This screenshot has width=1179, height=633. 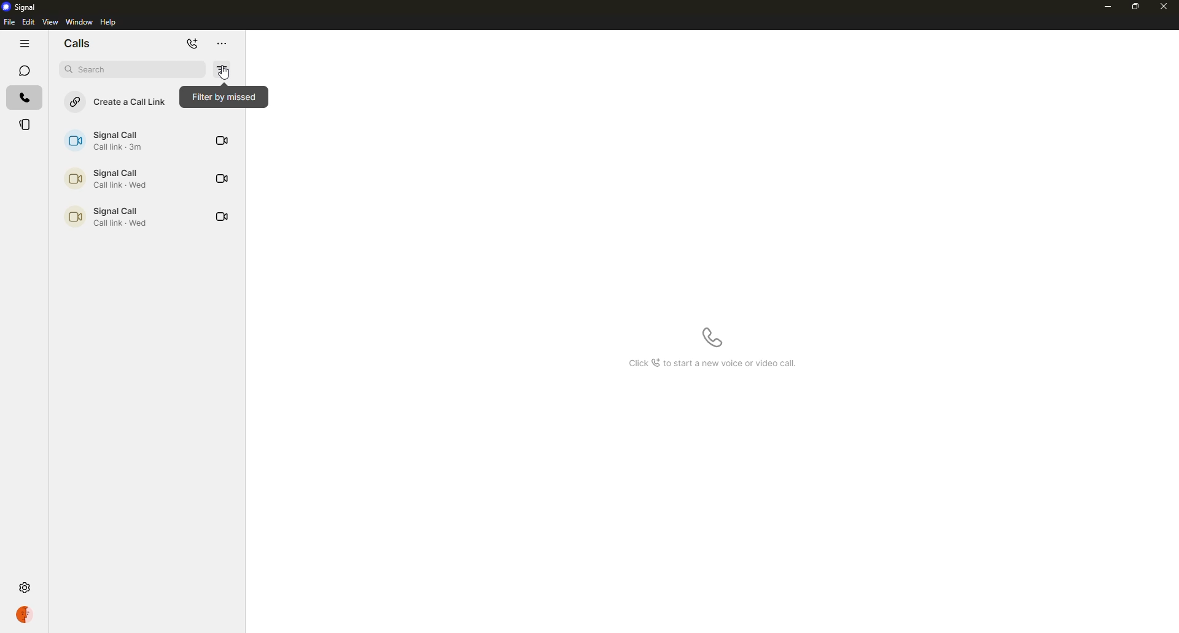 I want to click on calls, so click(x=25, y=98).